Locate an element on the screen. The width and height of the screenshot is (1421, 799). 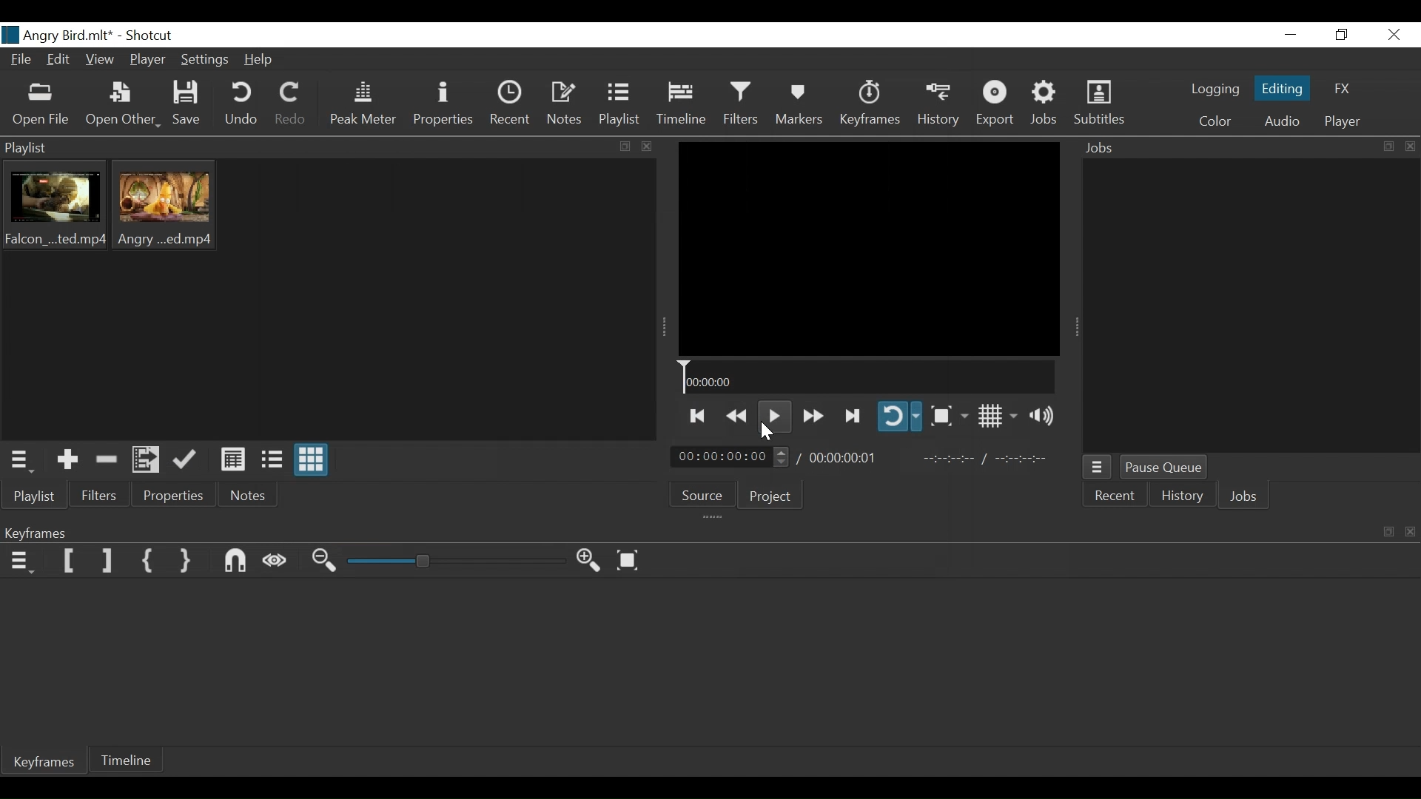
Timeline is located at coordinates (127, 760).